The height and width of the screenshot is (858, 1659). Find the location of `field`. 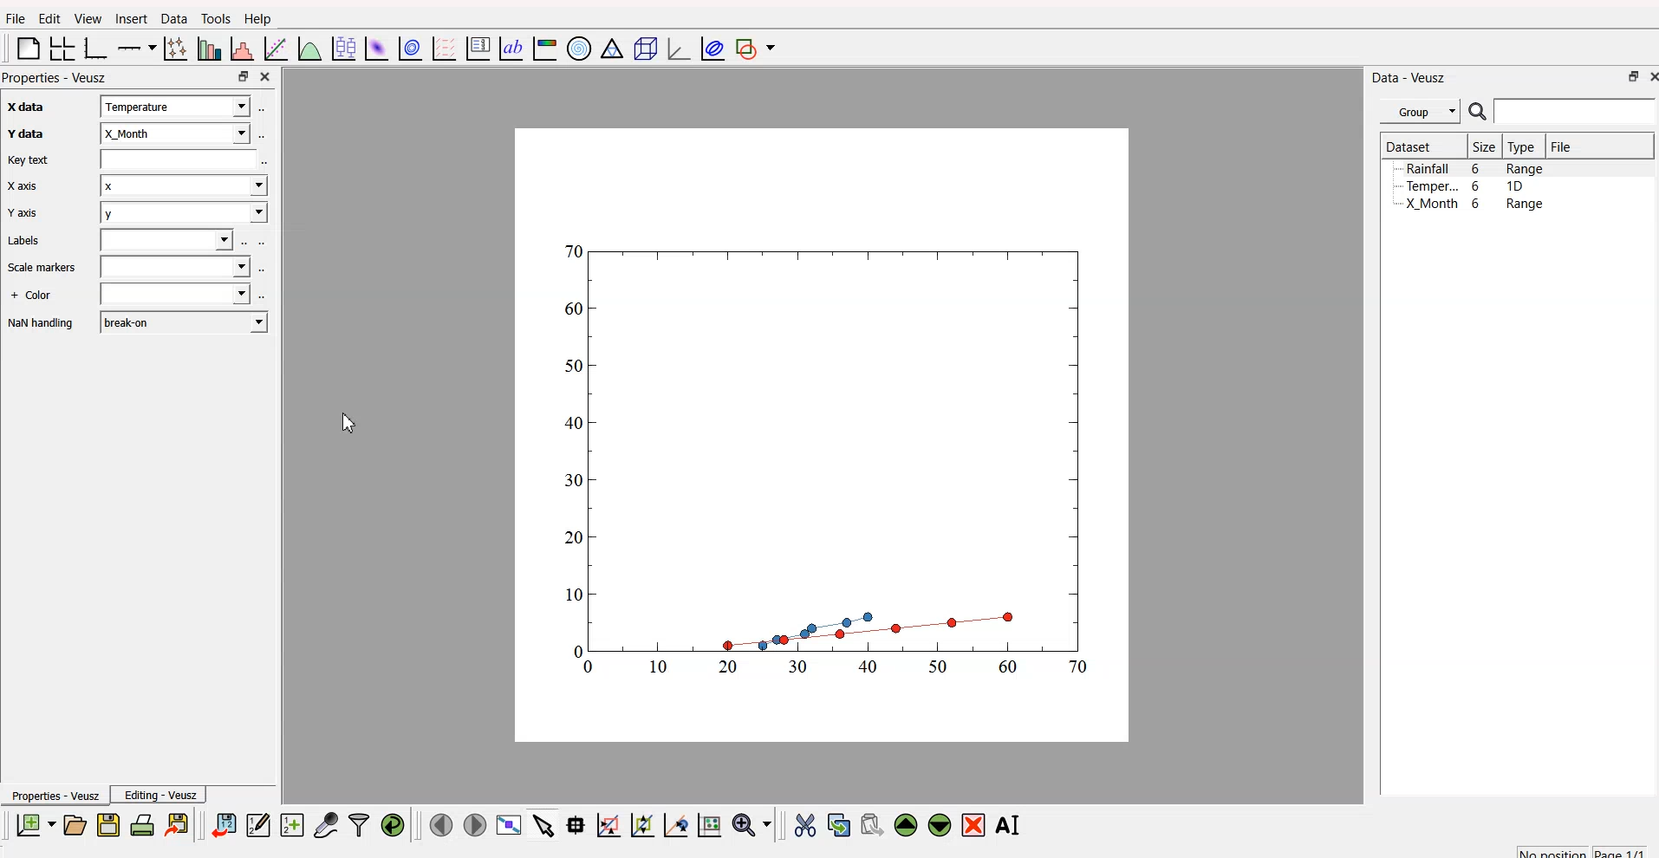

field is located at coordinates (179, 162).